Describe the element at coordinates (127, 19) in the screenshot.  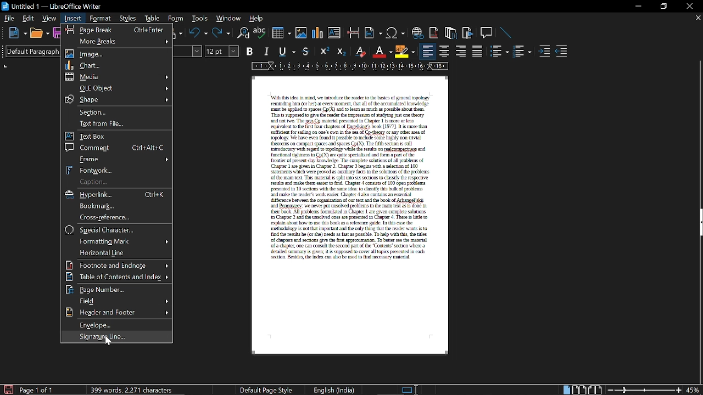
I see `styles` at that location.